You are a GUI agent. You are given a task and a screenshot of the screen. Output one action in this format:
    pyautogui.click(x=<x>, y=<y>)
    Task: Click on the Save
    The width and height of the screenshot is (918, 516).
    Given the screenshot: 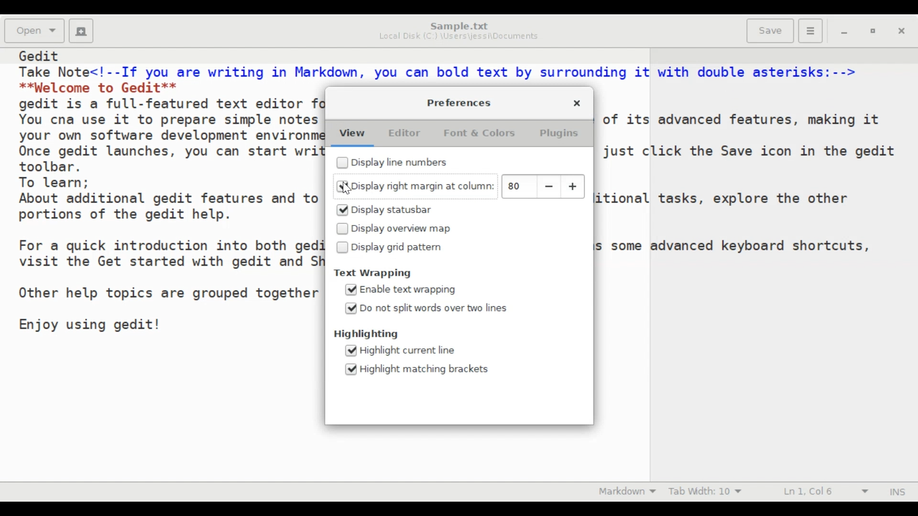 What is the action you would take?
    pyautogui.click(x=770, y=32)
    